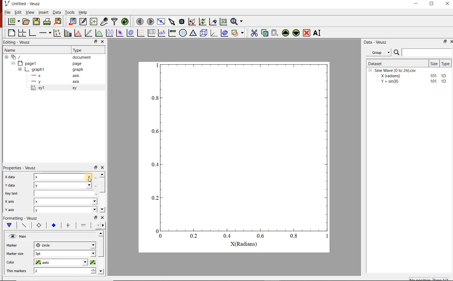 This screenshot has height=281, width=453. I want to click on plot a vector field, so click(141, 33).